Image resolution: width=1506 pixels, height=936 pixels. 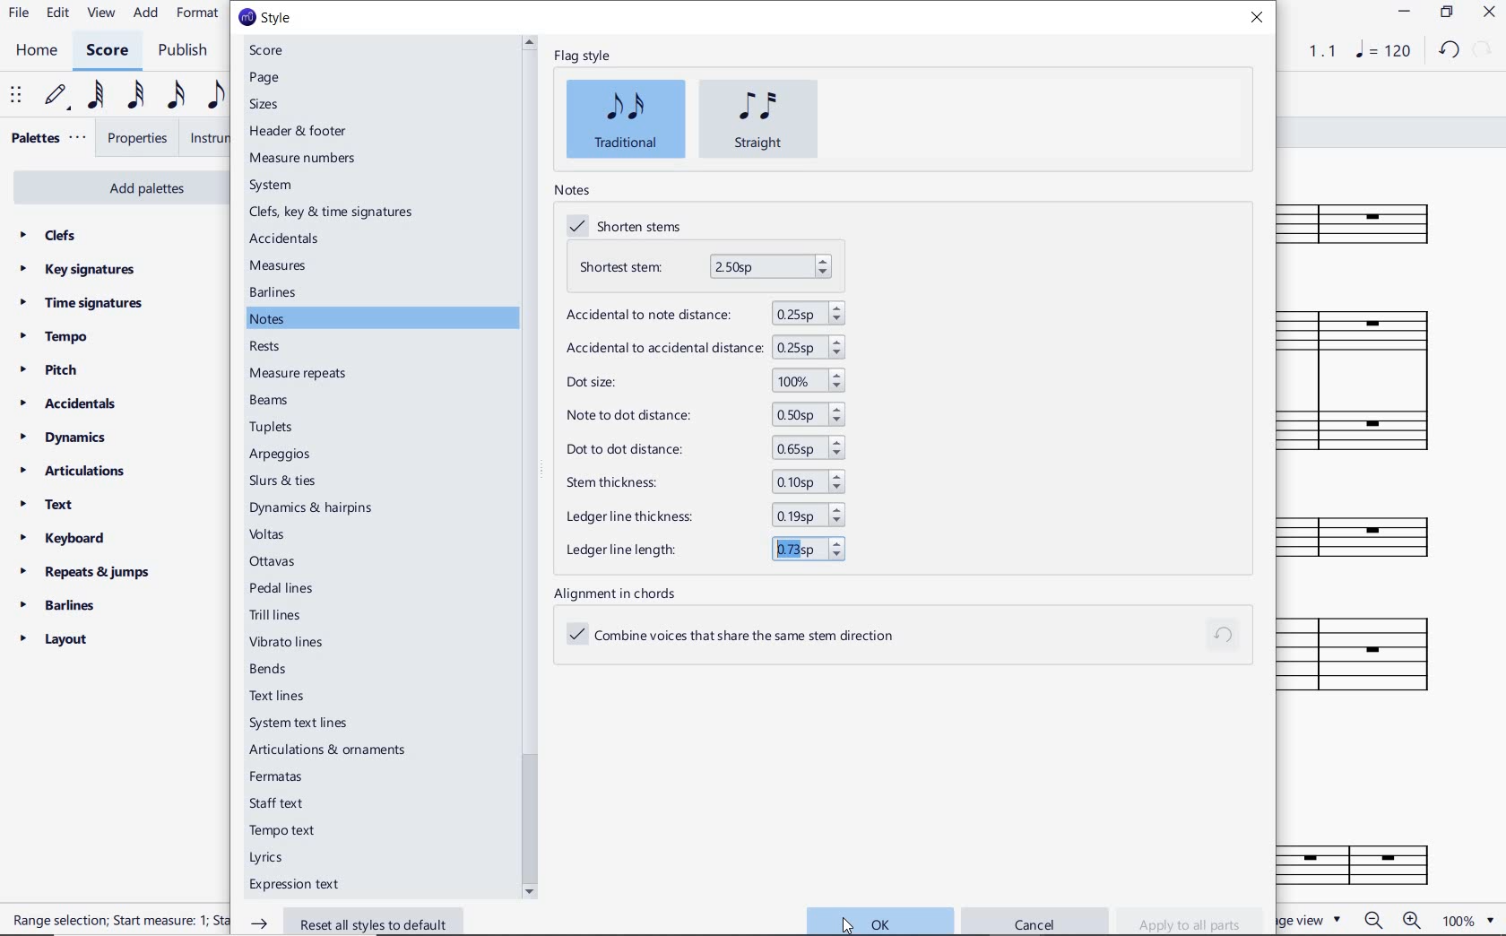 I want to click on layout, so click(x=55, y=639).